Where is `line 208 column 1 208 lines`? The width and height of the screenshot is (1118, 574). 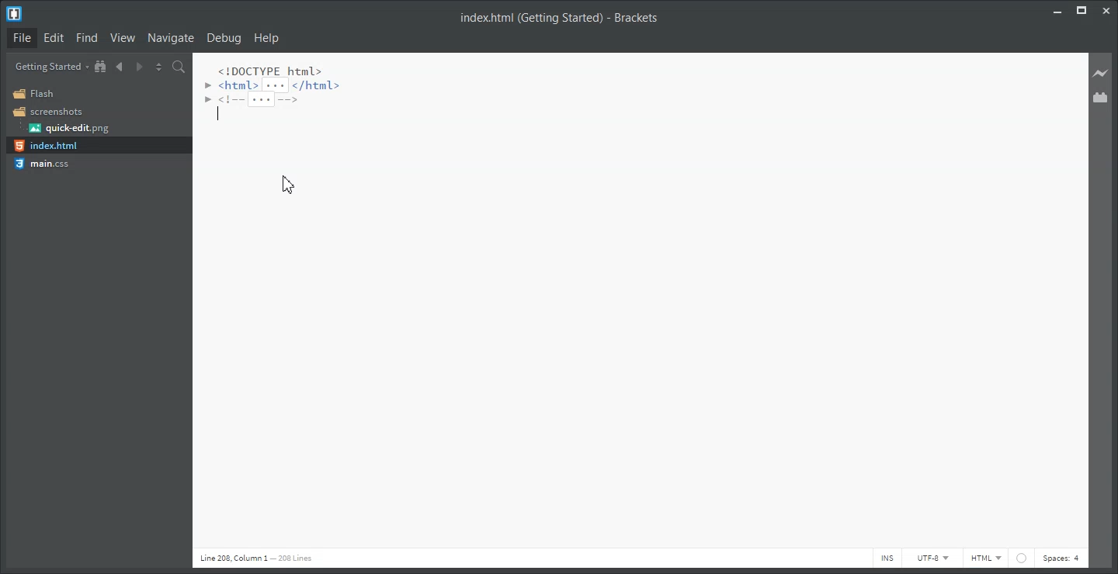 line 208 column 1 208 lines is located at coordinates (258, 558).